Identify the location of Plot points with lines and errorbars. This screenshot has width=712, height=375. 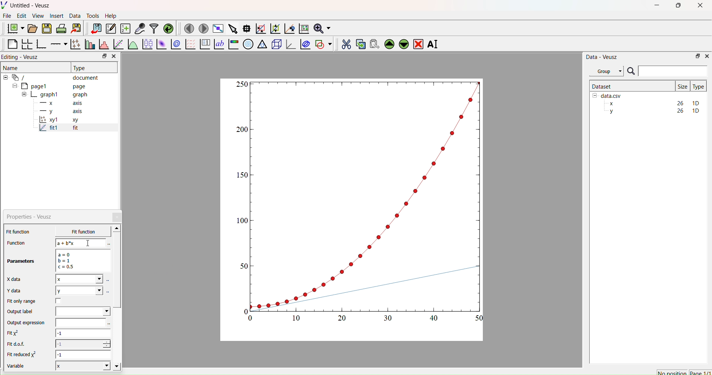
(75, 44).